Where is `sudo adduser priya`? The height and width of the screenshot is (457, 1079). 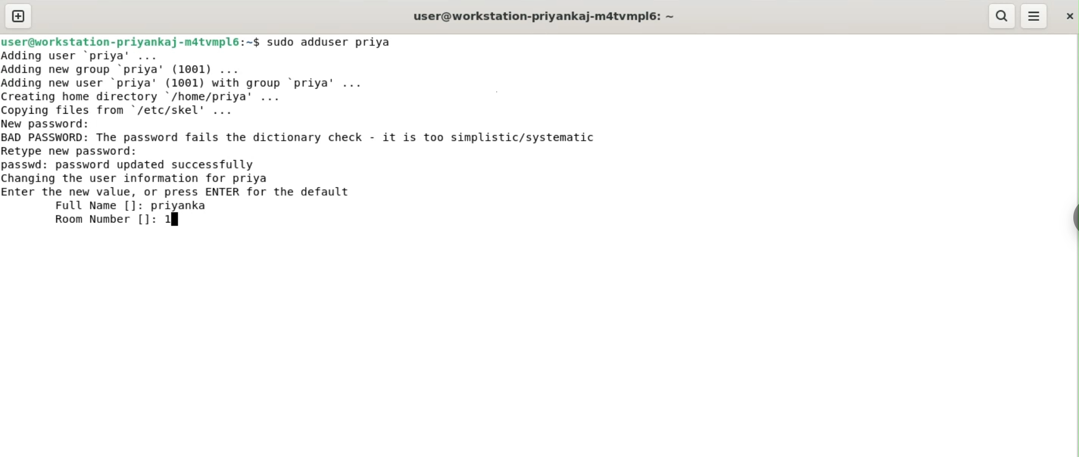 sudo adduser priya is located at coordinates (331, 42).